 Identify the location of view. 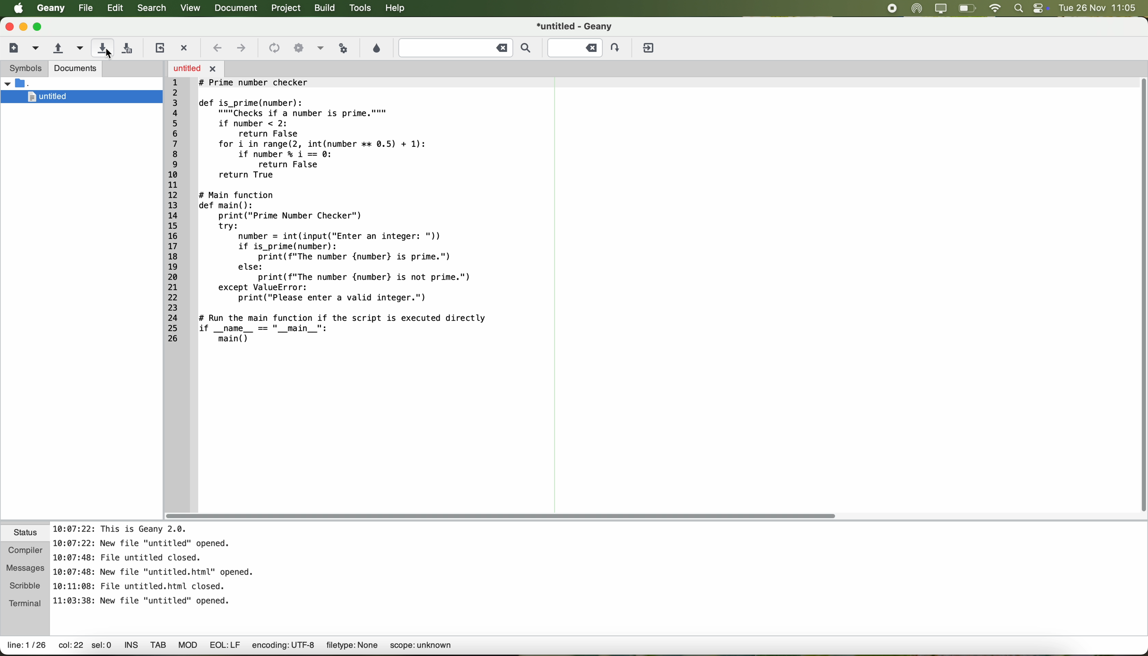
(189, 8).